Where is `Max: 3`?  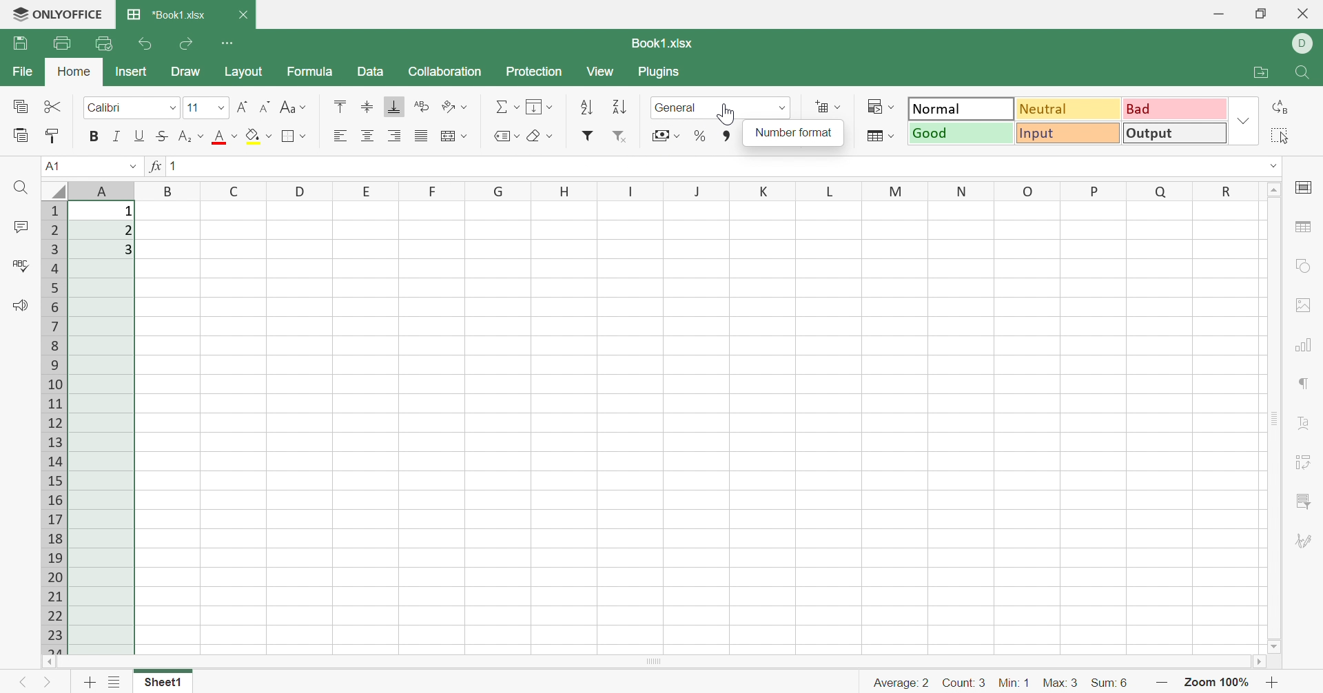 Max: 3 is located at coordinates (1062, 683).